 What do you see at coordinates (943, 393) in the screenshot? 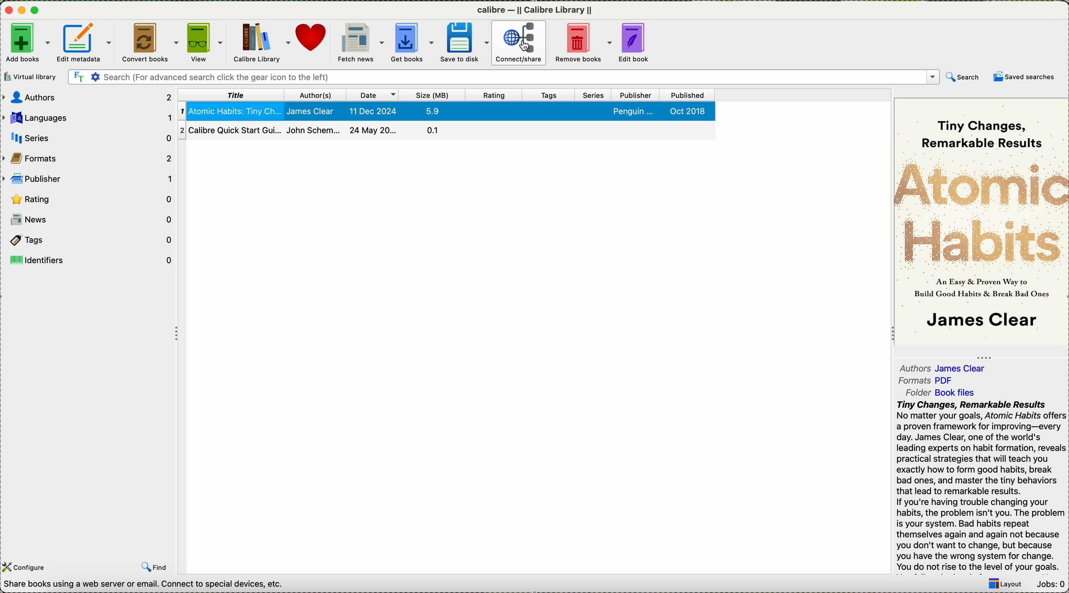
I see `folder` at bounding box center [943, 393].